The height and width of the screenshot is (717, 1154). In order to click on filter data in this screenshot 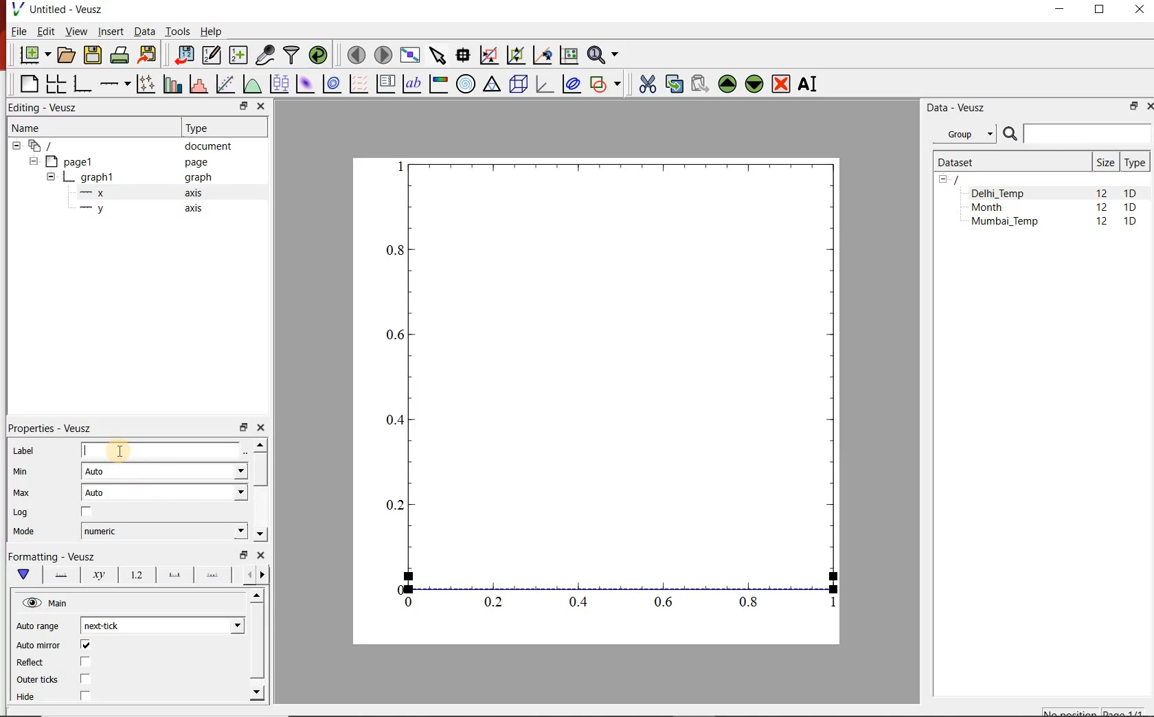, I will do `click(292, 55)`.